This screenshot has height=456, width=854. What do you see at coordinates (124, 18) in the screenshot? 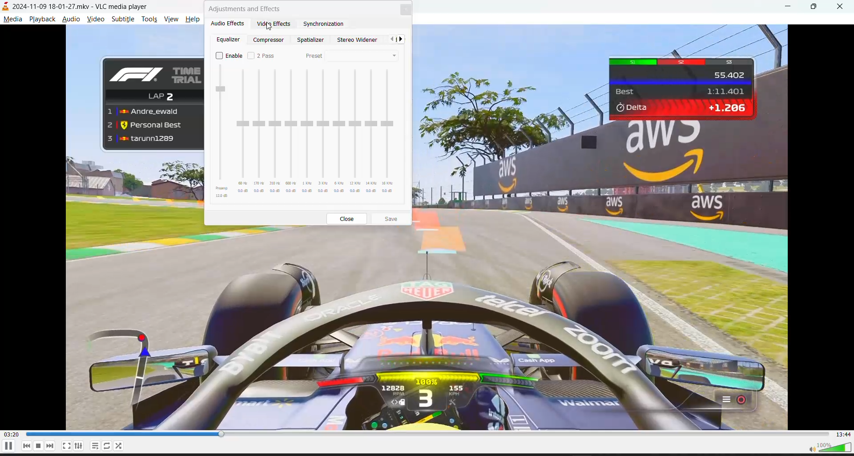
I see `subtitle` at bounding box center [124, 18].